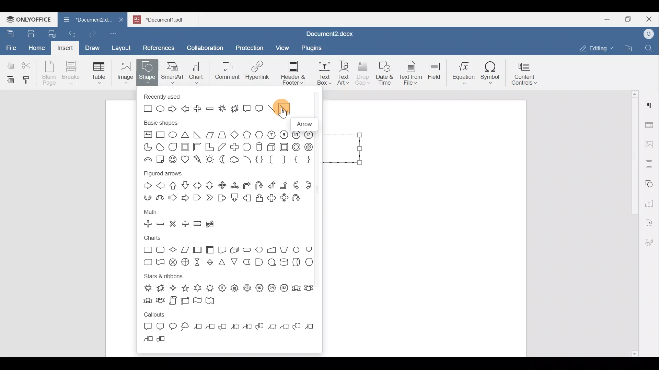  Describe the element at coordinates (50, 33) in the screenshot. I see `Quick print` at that location.